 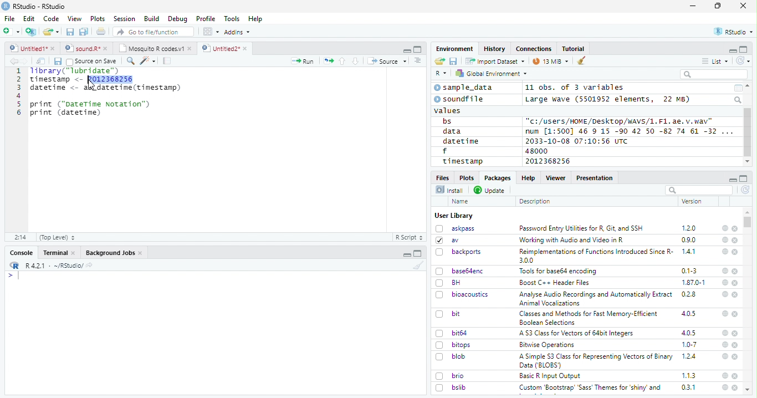 What do you see at coordinates (725, 271) in the screenshot?
I see `help` at bounding box center [725, 271].